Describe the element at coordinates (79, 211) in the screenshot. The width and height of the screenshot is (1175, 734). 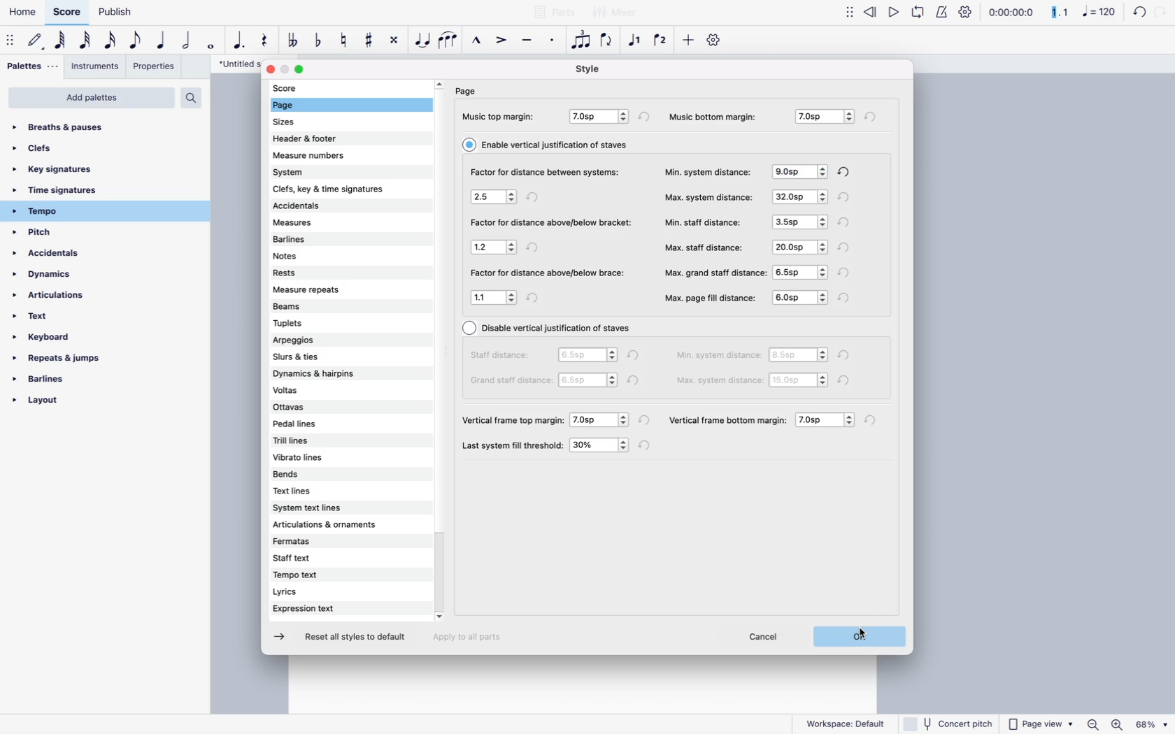
I see `tempo` at that location.